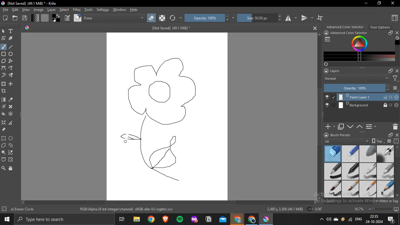  Describe the element at coordinates (387, 154) in the screenshot. I see `airbrush soft` at that location.